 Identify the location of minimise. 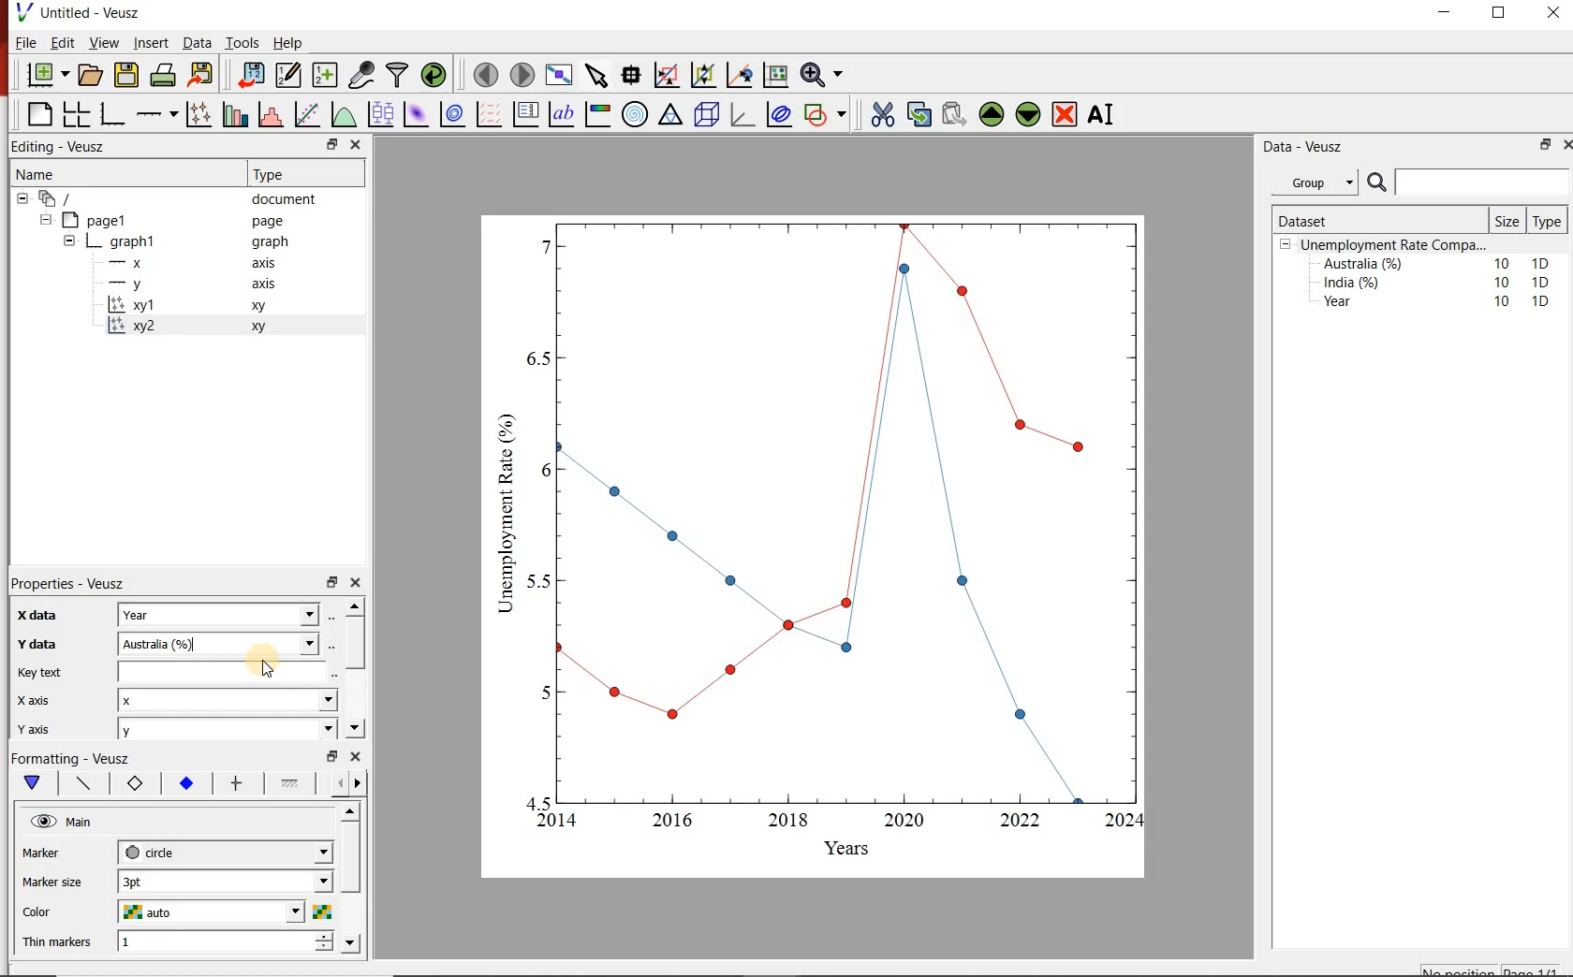
(1449, 17).